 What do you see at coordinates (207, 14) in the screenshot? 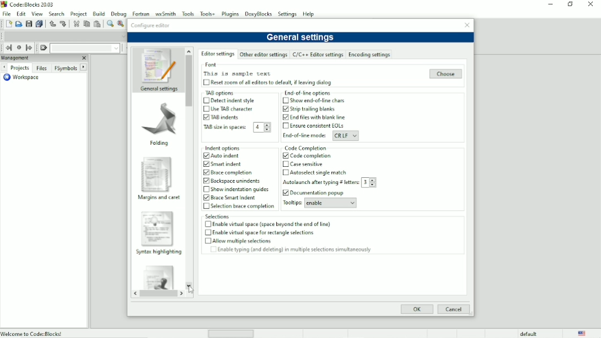
I see `Tools+` at bounding box center [207, 14].